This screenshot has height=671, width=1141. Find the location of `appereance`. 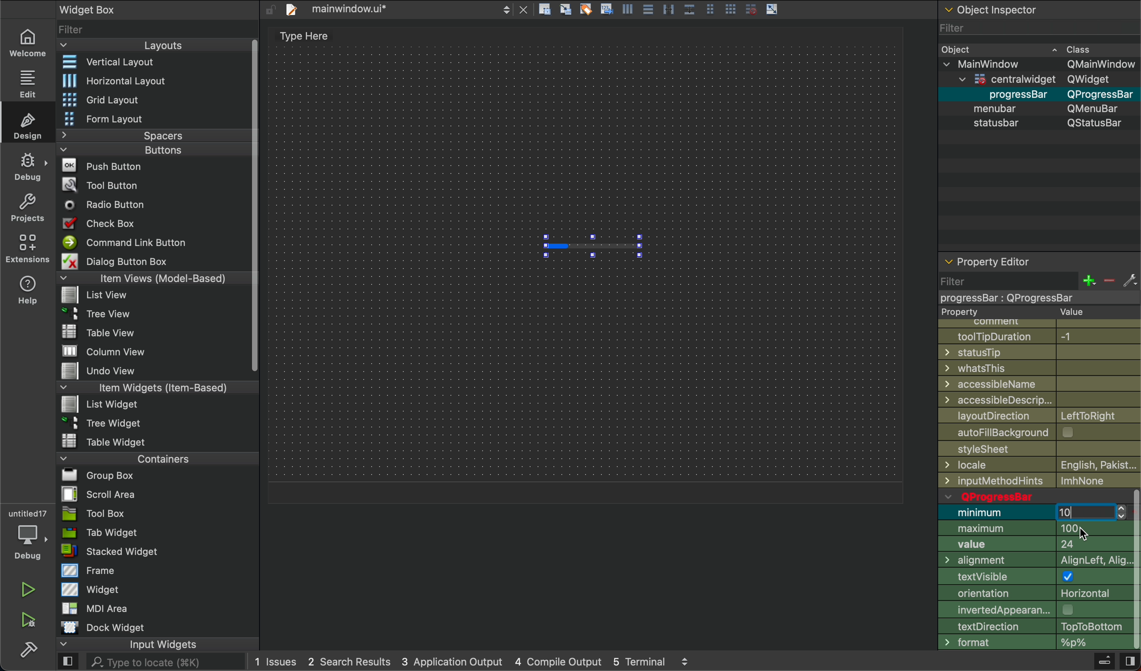

appereance is located at coordinates (1033, 609).